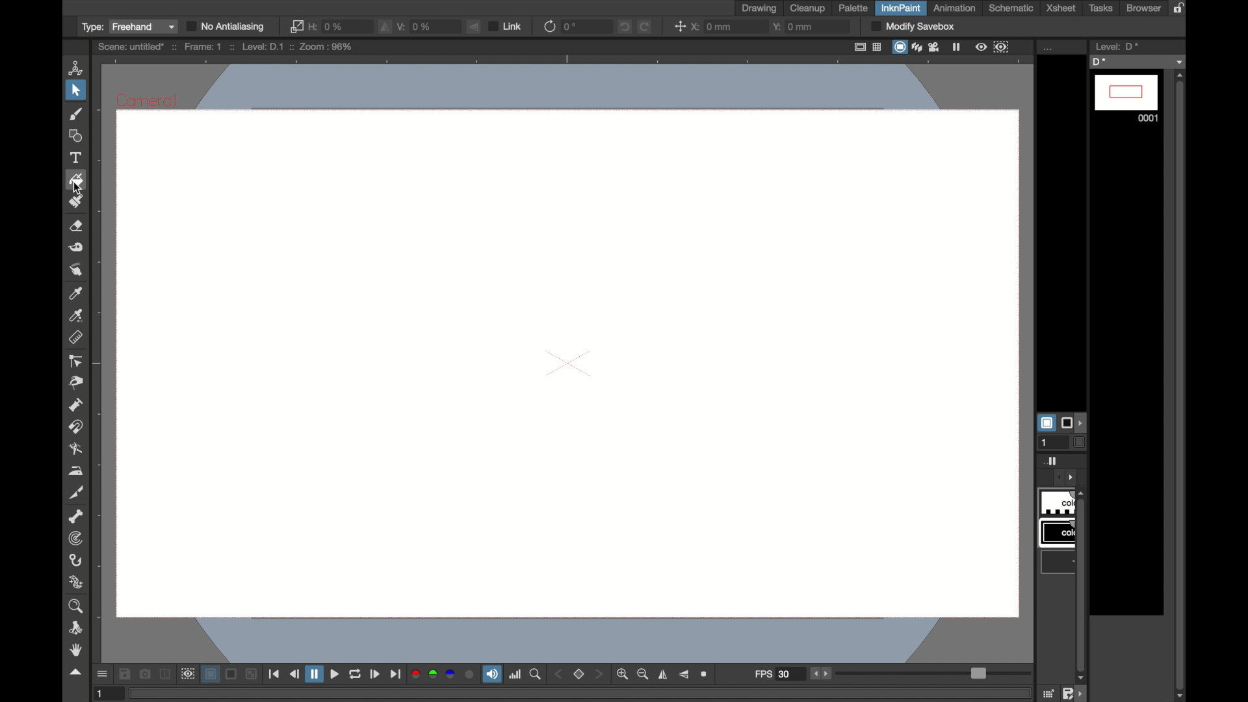 Image resolution: width=1248 pixels, height=702 pixels. What do you see at coordinates (337, 674) in the screenshot?
I see `play` at bounding box center [337, 674].